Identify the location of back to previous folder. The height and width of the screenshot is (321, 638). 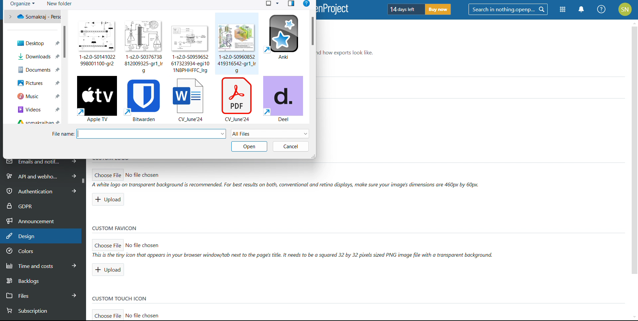
(9, 18).